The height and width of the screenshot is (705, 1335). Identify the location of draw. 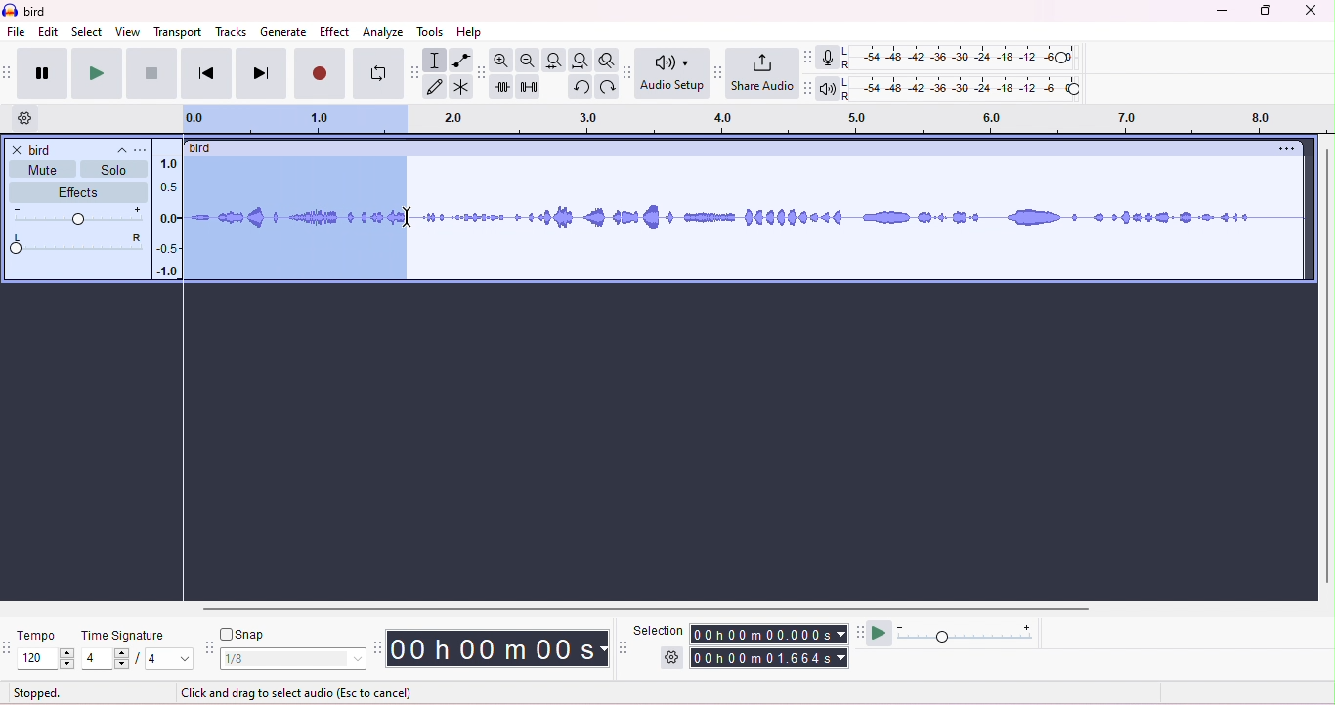
(436, 87).